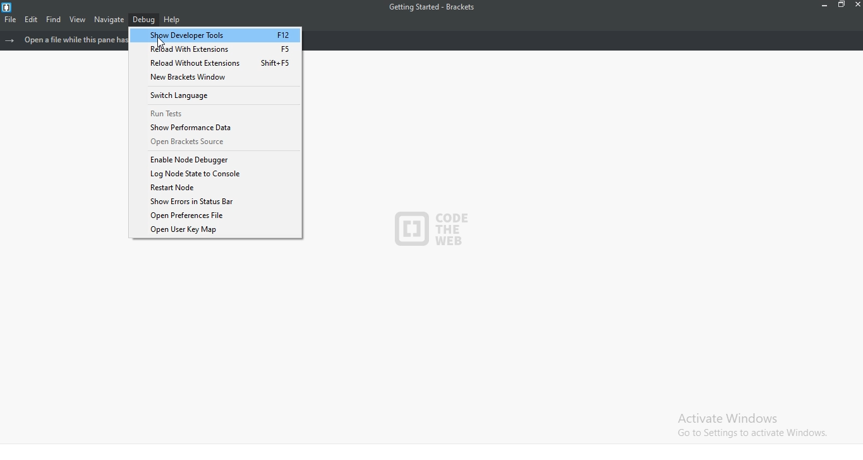  What do you see at coordinates (427, 224) in the screenshot?
I see `logo` at bounding box center [427, 224].